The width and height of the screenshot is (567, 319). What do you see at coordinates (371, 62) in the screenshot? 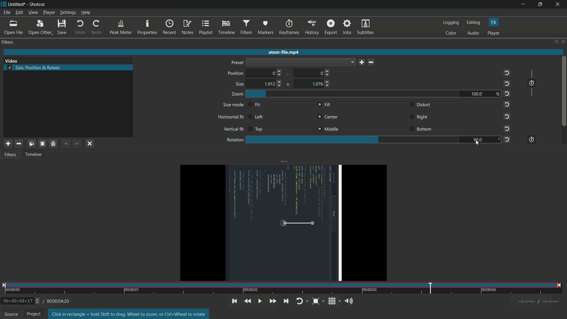
I see `delete` at bounding box center [371, 62].